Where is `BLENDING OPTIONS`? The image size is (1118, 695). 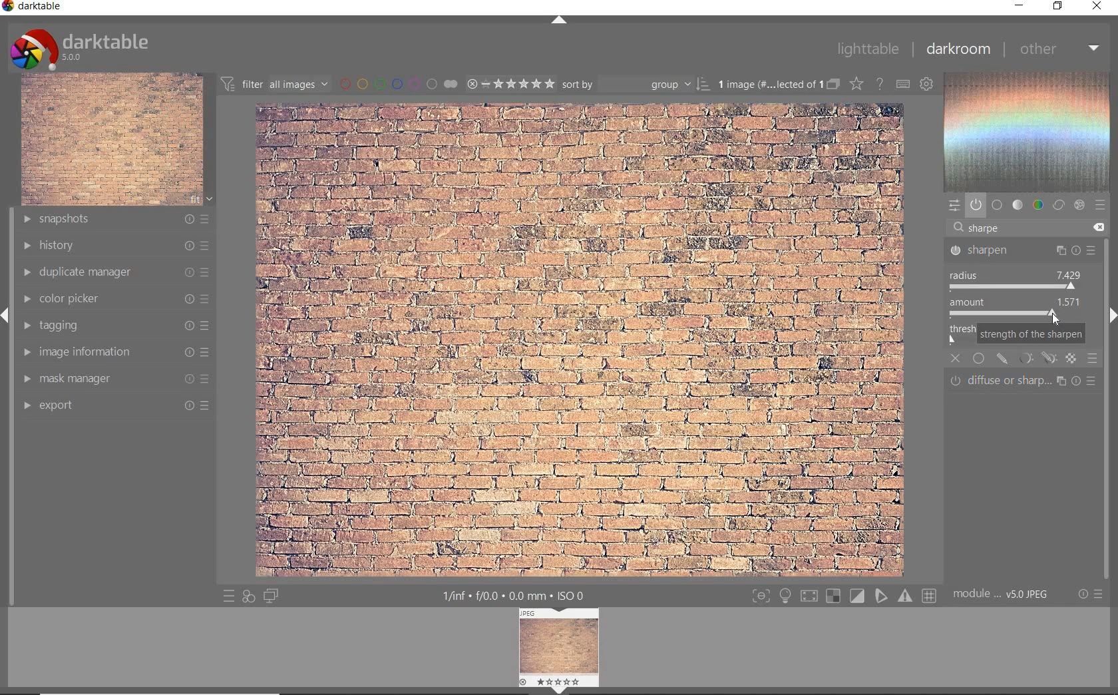
BLENDING OPTIONS is located at coordinates (1092, 359).